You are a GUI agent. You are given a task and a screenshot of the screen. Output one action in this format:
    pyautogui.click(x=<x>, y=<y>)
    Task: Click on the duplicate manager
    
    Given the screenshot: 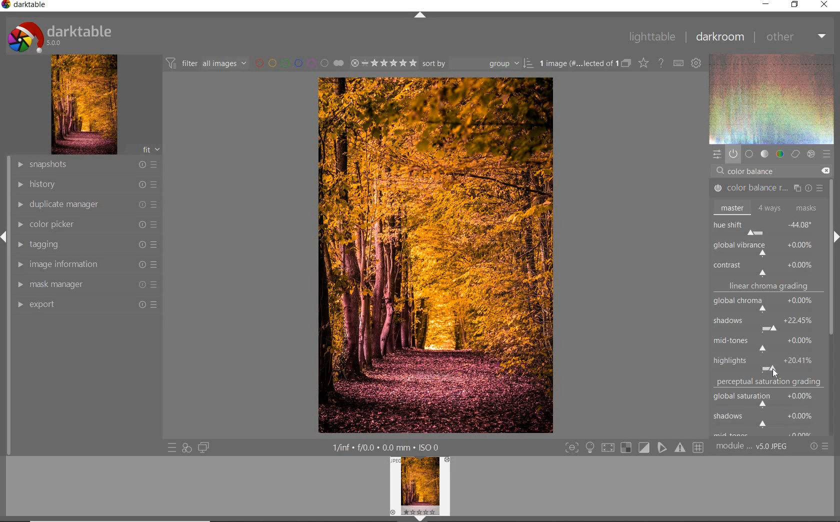 What is the action you would take?
    pyautogui.click(x=87, y=204)
    